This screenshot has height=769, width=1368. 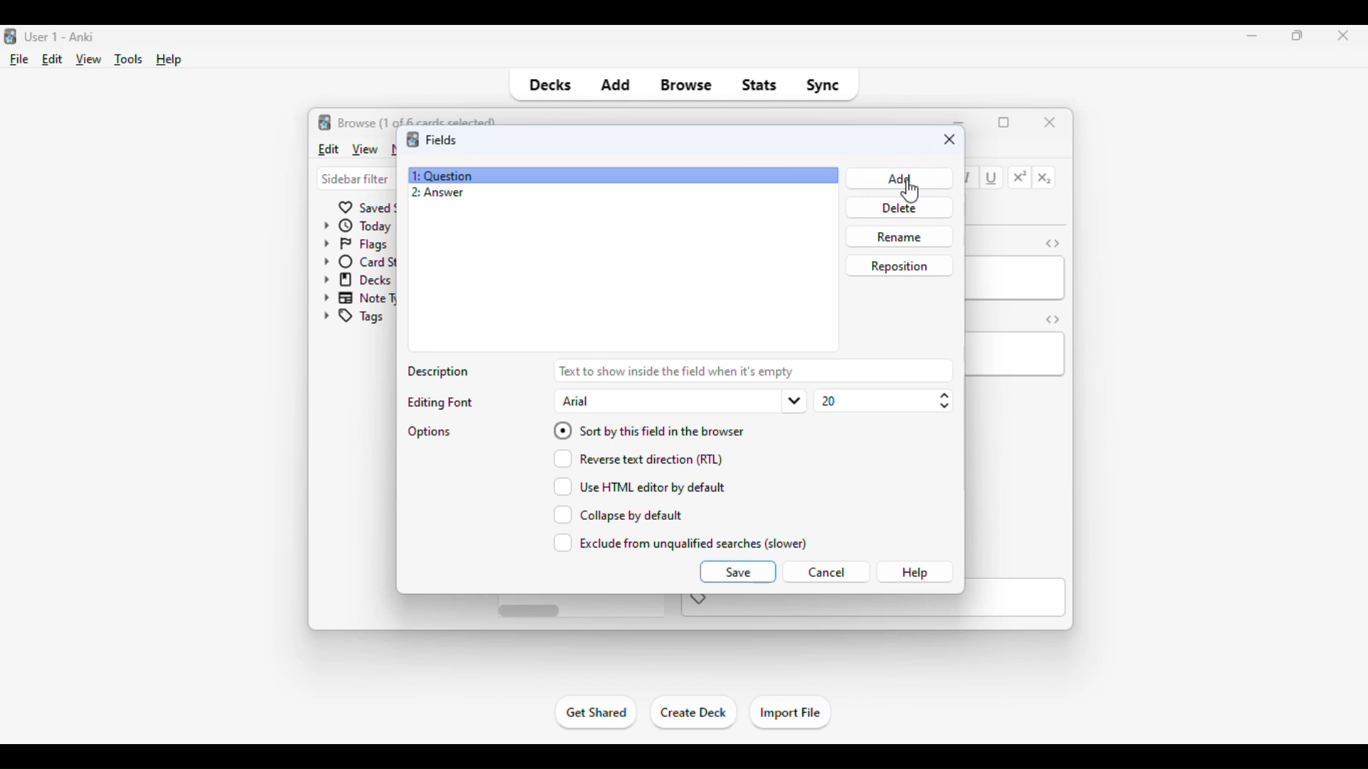 I want to click on fields, so click(x=441, y=139).